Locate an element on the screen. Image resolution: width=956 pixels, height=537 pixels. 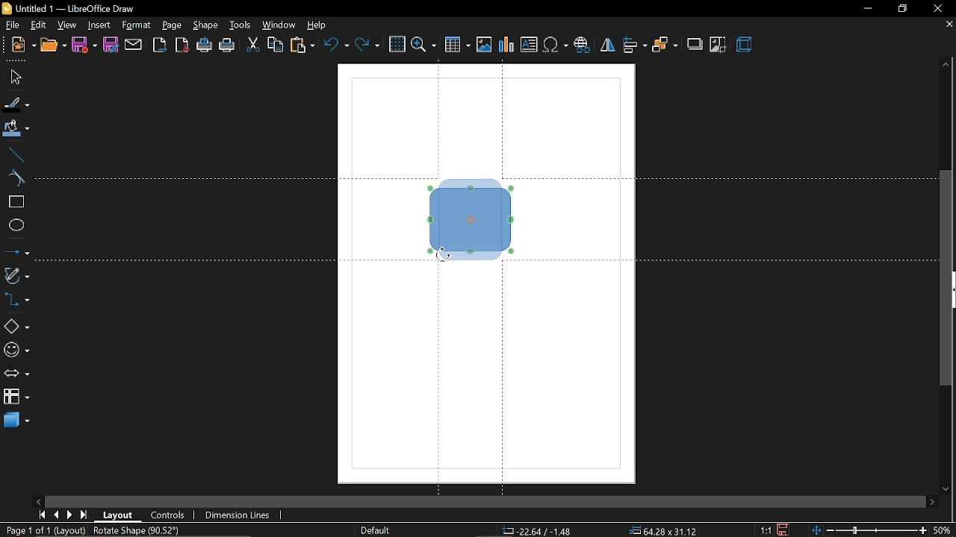
shadow is located at coordinates (694, 45).